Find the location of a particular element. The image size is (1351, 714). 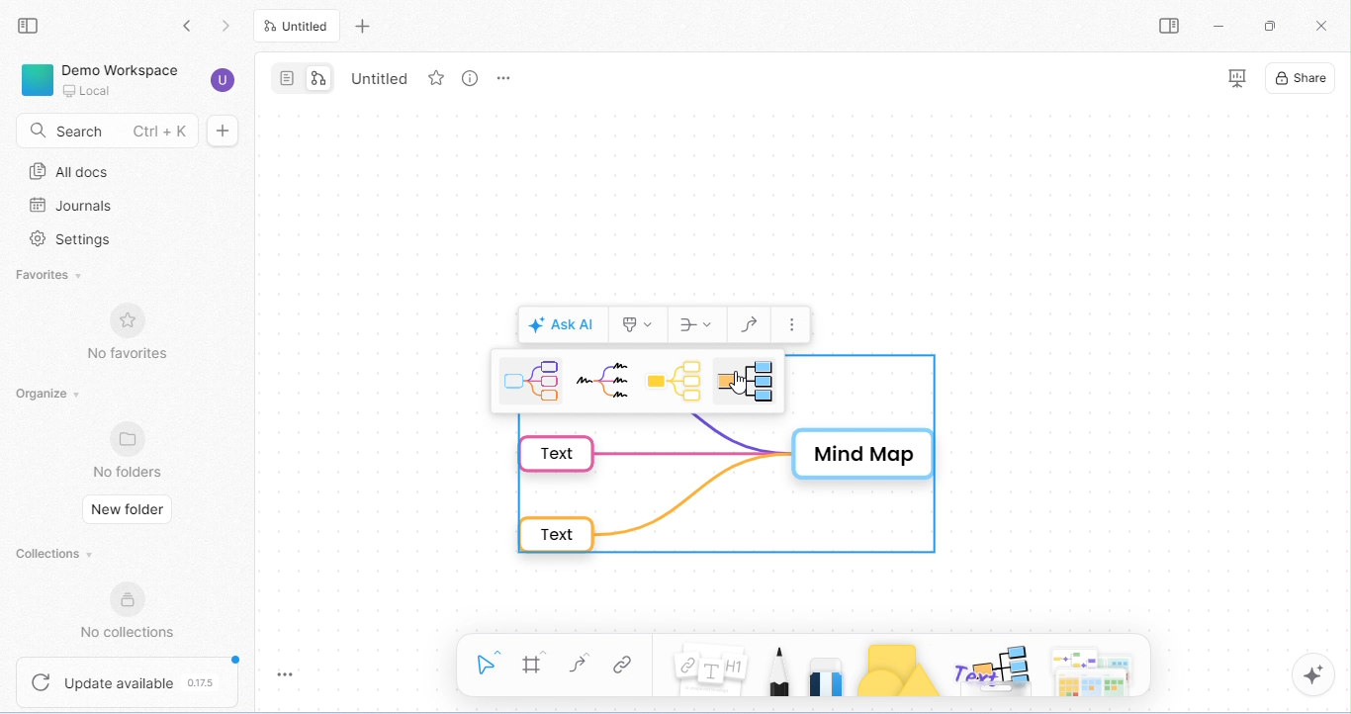

page mode is located at coordinates (286, 78).